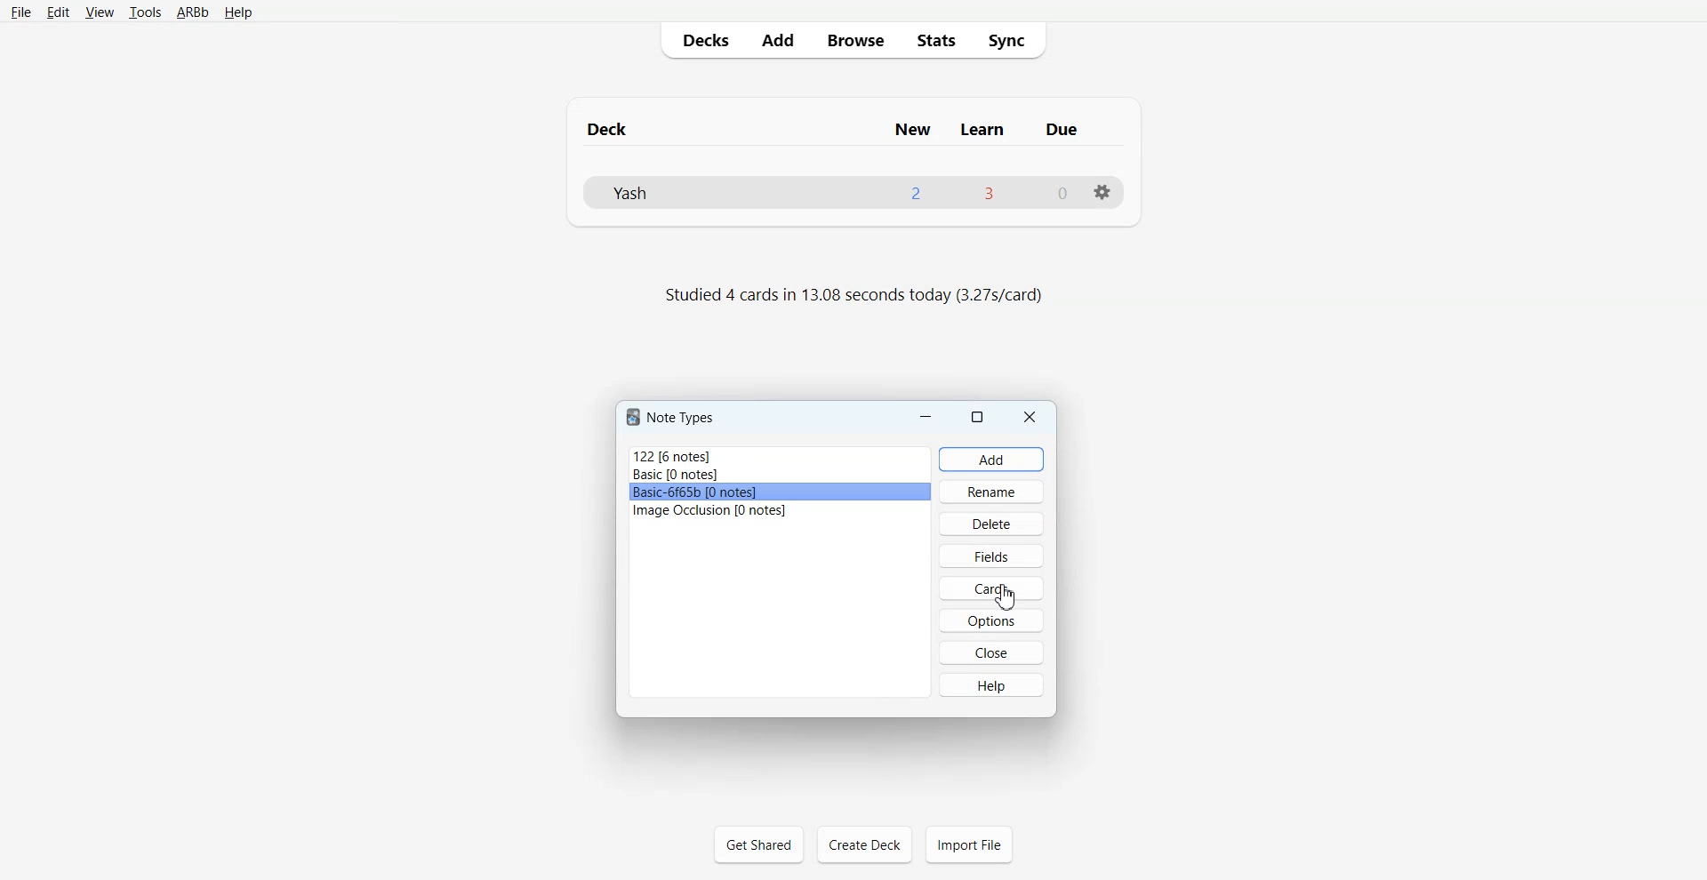  What do you see at coordinates (193, 12) in the screenshot?
I see `ARBb` at bounding box center [193, 12].